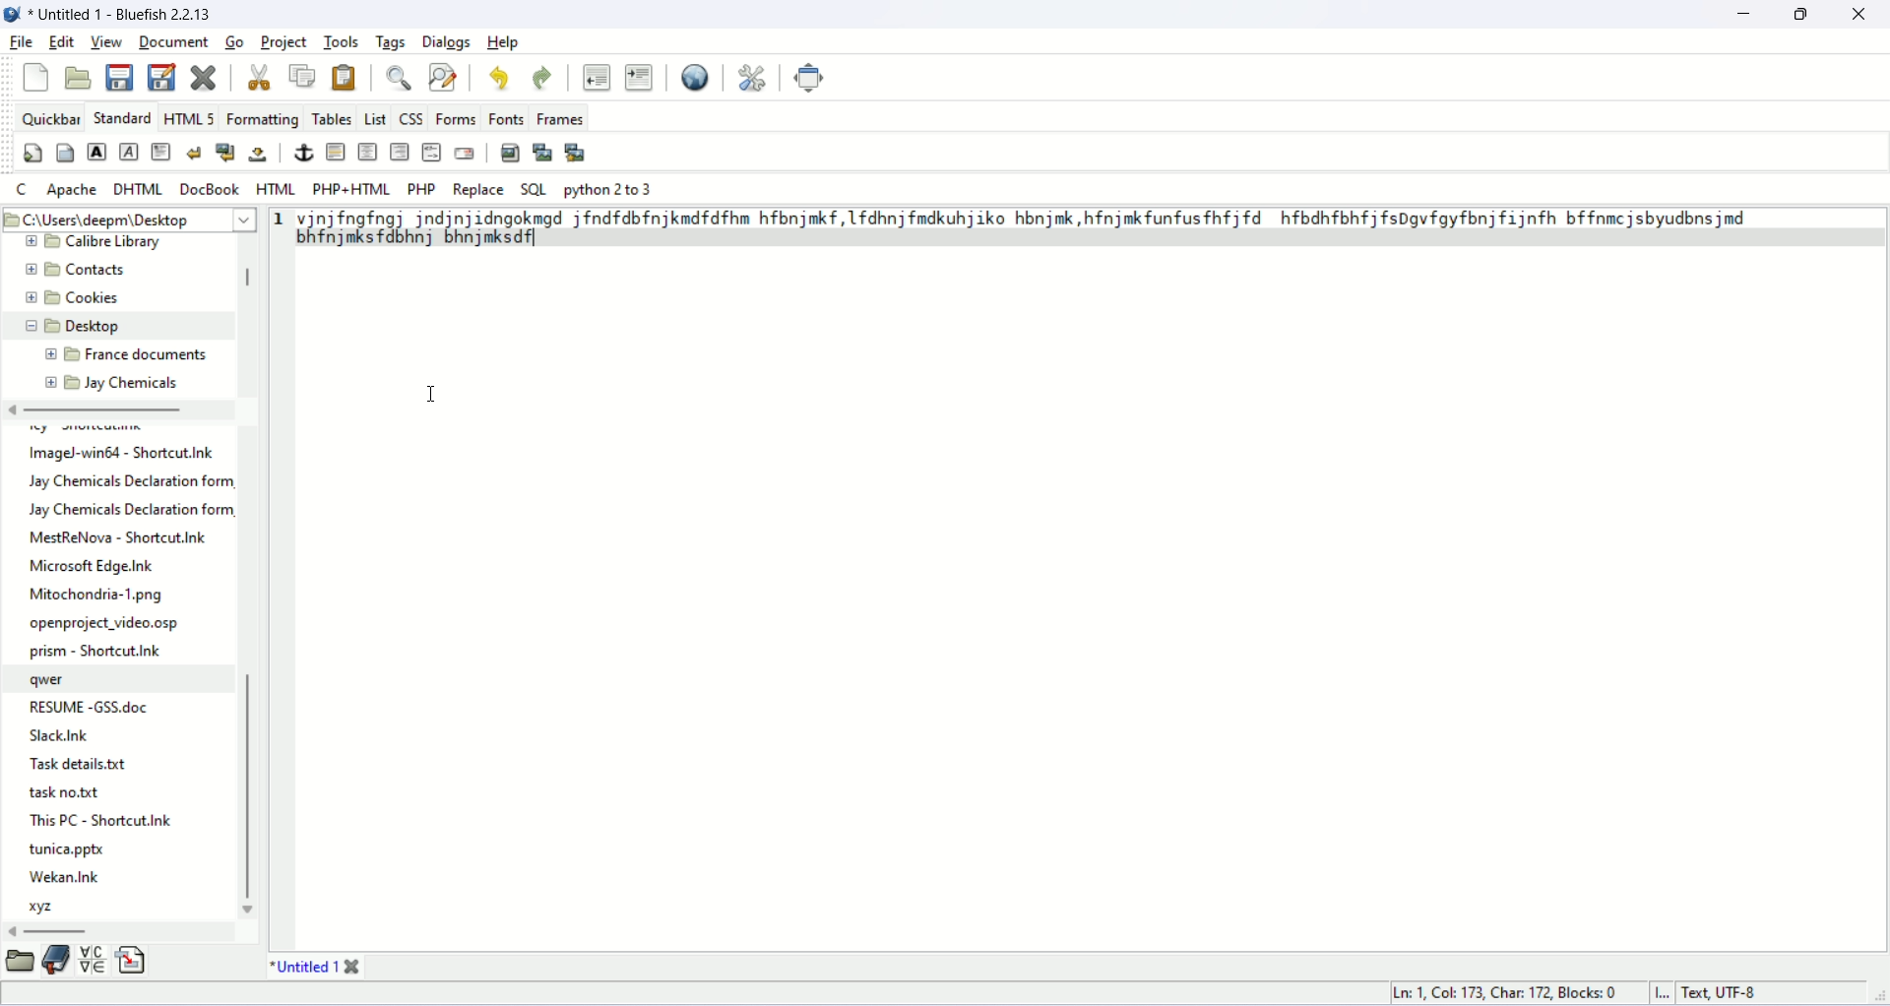 The image size is (1890, 1006). Describe the element at coordinates (506, 119) in the screenshot. I see `fonts` at that location.